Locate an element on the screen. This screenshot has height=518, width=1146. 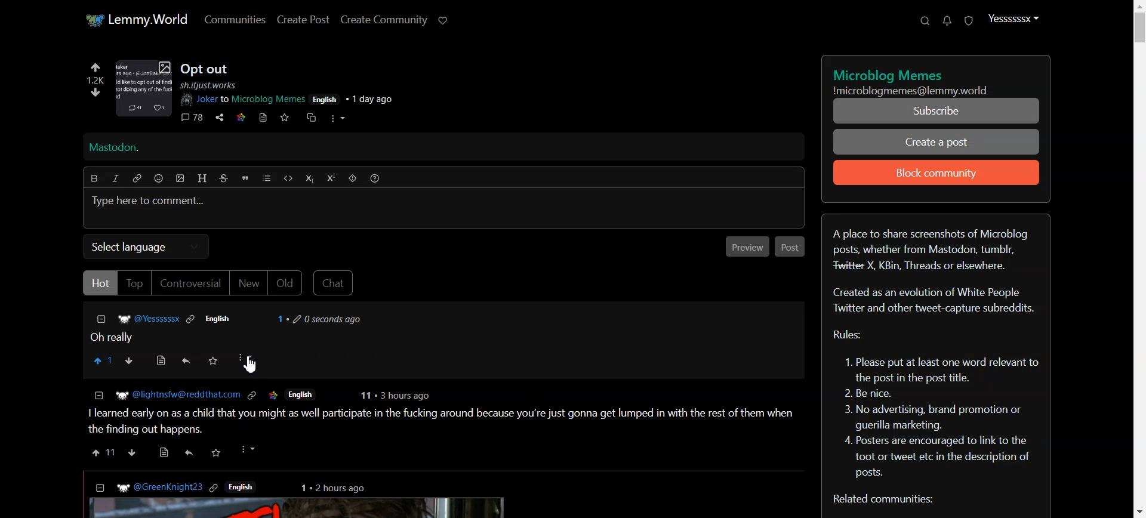
Upvote is located at coordinates (104, 361).